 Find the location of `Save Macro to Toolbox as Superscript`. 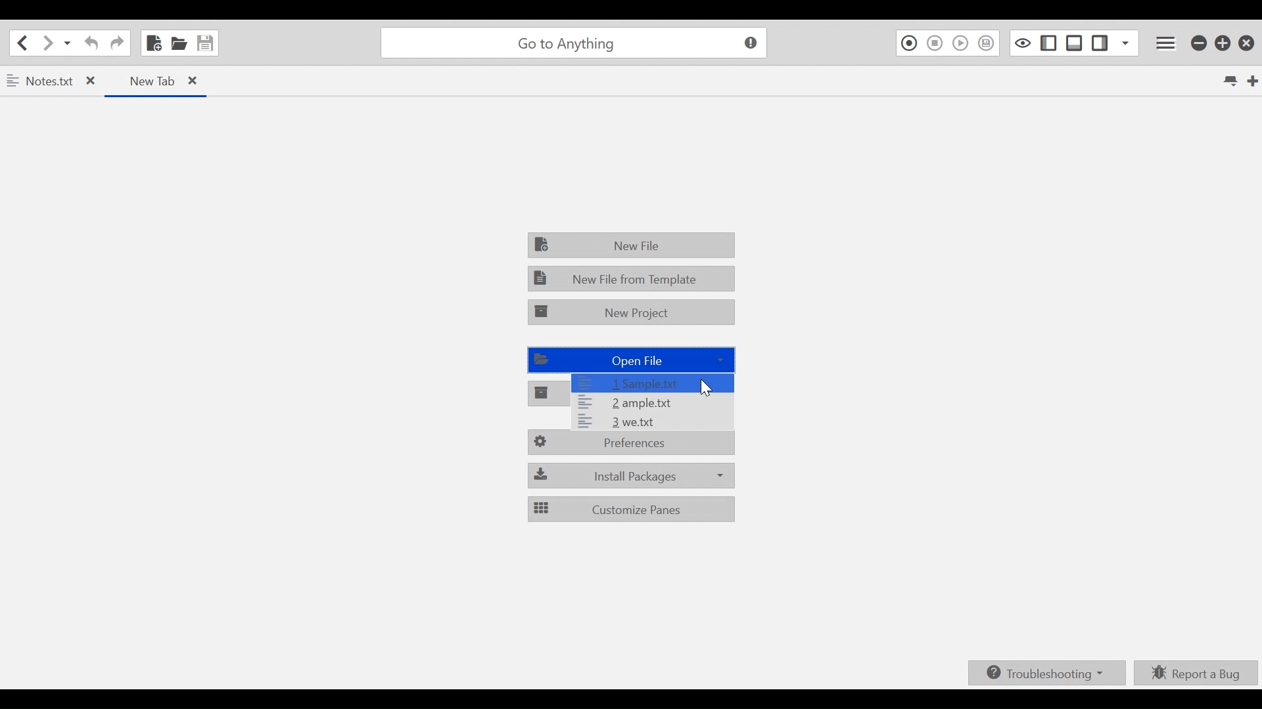

Save Macro to Toolbox as Superscript is located at coordinates (987, 43).